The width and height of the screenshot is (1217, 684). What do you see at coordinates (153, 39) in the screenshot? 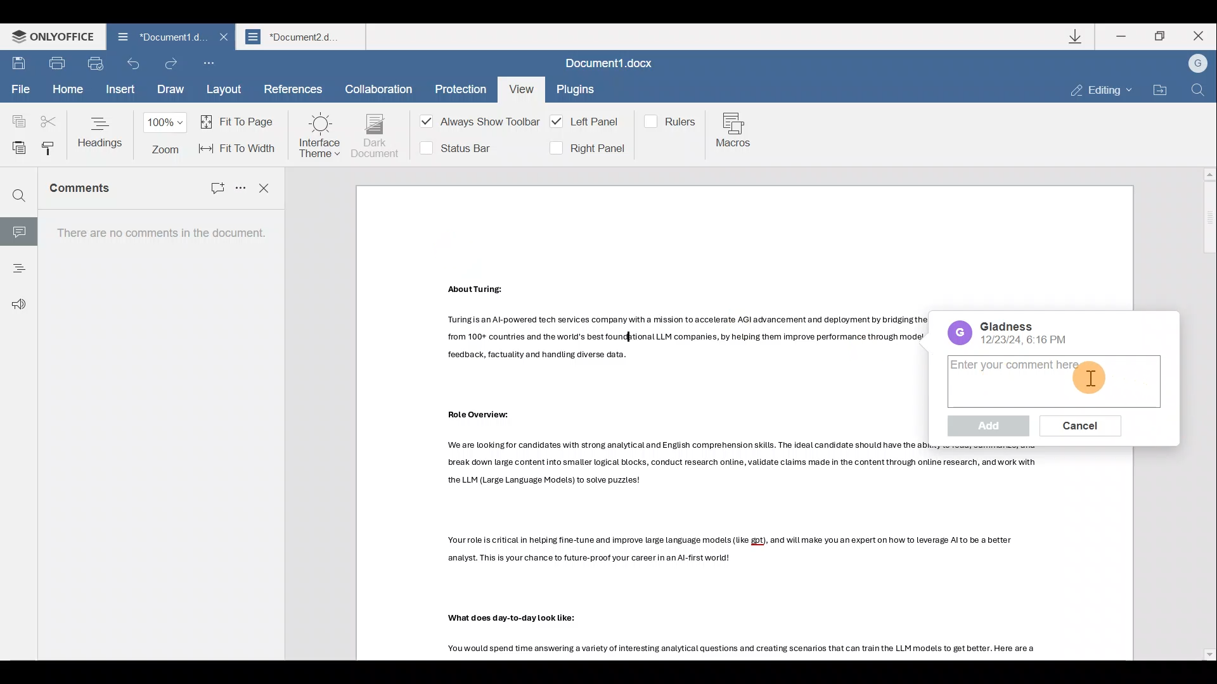
I see `Document1.d..` at bounding box center [153, 39].